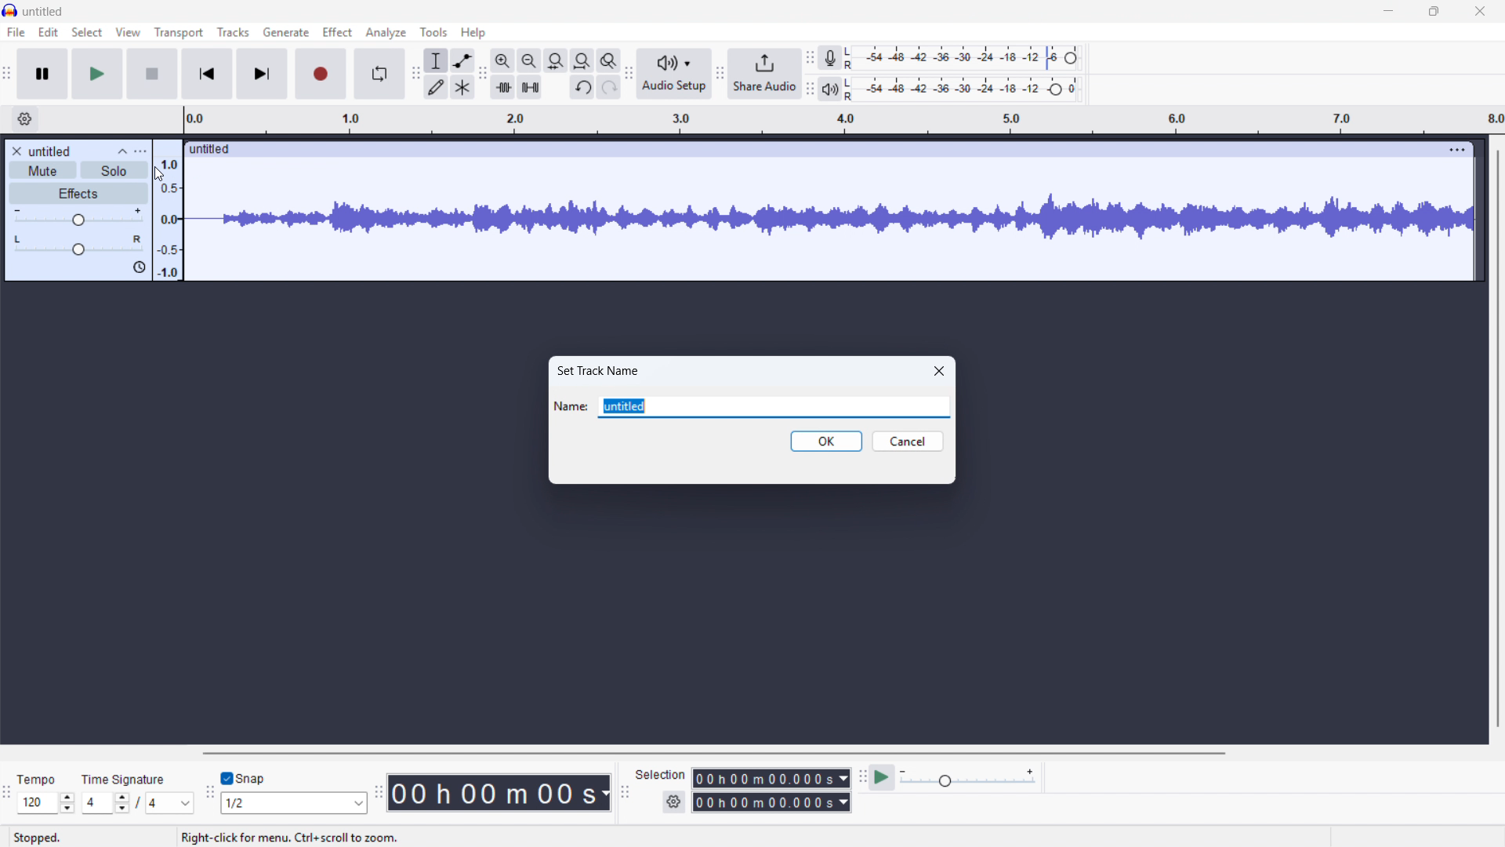 The width and height of the screenshot is (1505, 847). What do you see at coordinates (434, 31) in the screenshot?
I see `Tools ` at bounding box center [434, 31].